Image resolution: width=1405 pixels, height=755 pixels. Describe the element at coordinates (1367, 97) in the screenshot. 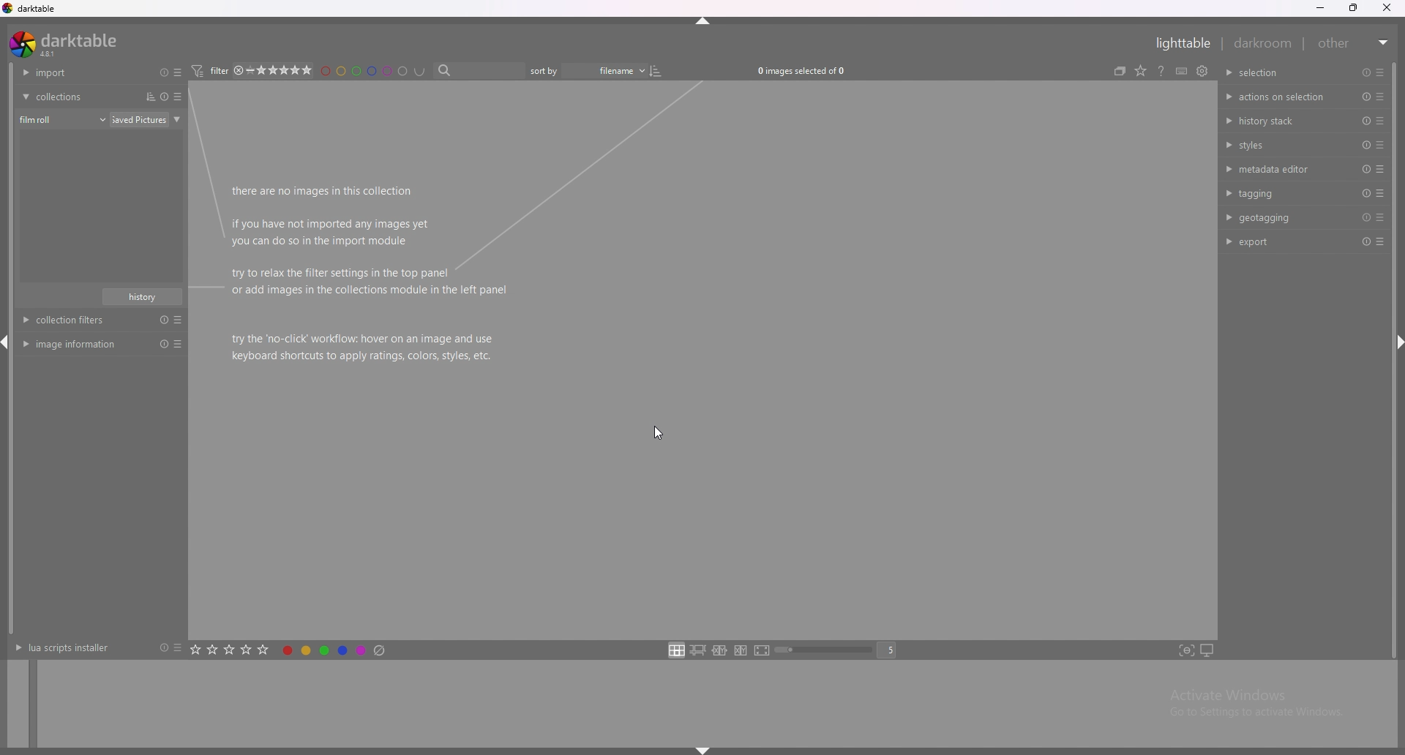

I see `reset` at that location.